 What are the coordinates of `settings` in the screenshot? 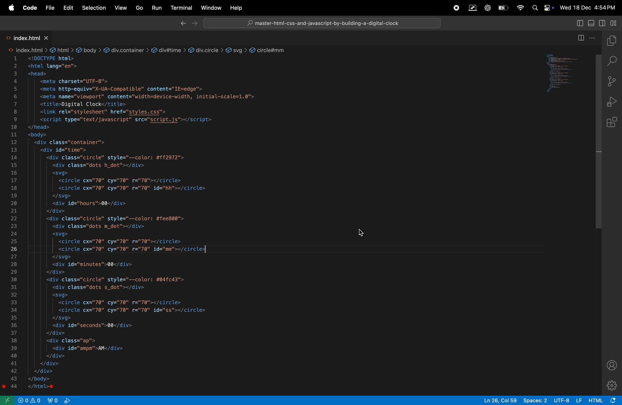 It's located at (612, 385).